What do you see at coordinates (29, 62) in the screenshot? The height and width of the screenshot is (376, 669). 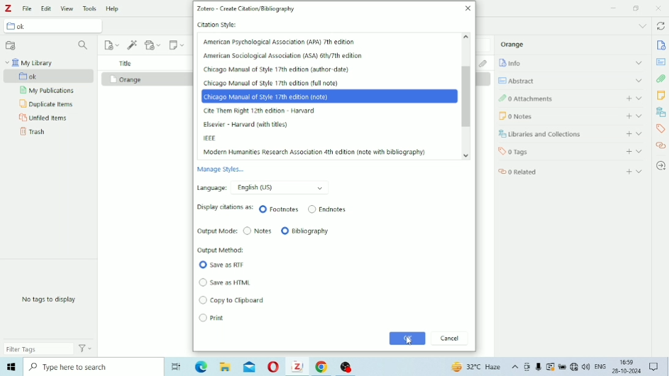 I see `My Library` at bounding box center [29, 62].